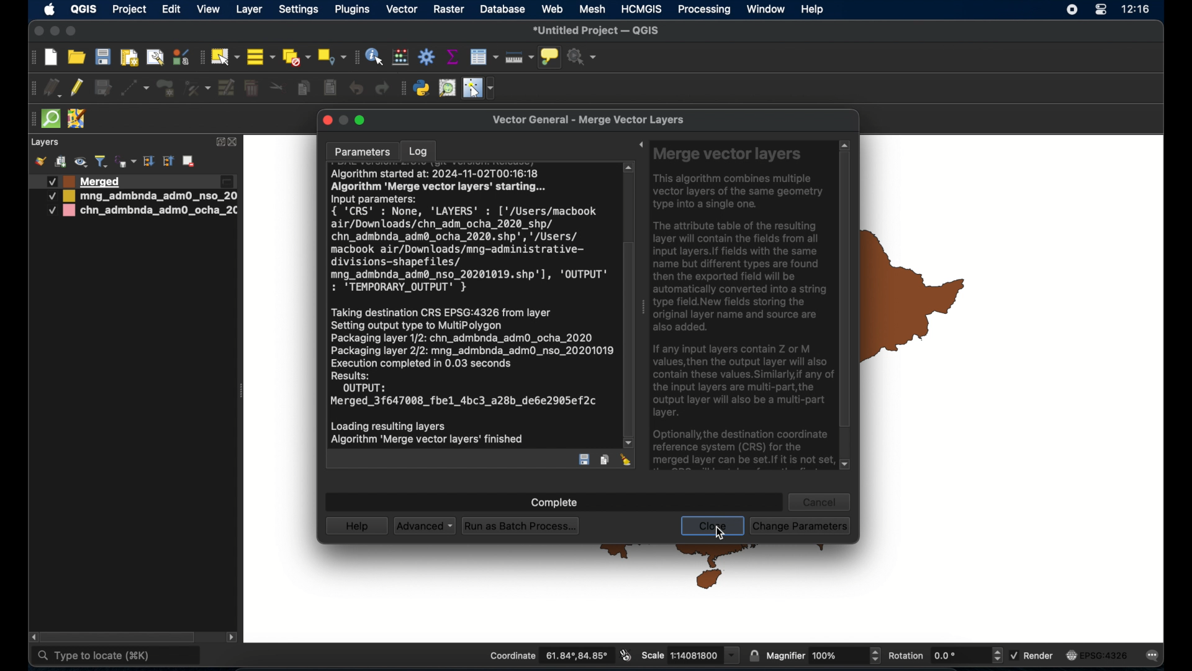 The height and width of the screenshot is (671, 1192). What do you see at coordinates (278, 88) in the screenshot?
I see `cut features` at bounding box center [278, 88].